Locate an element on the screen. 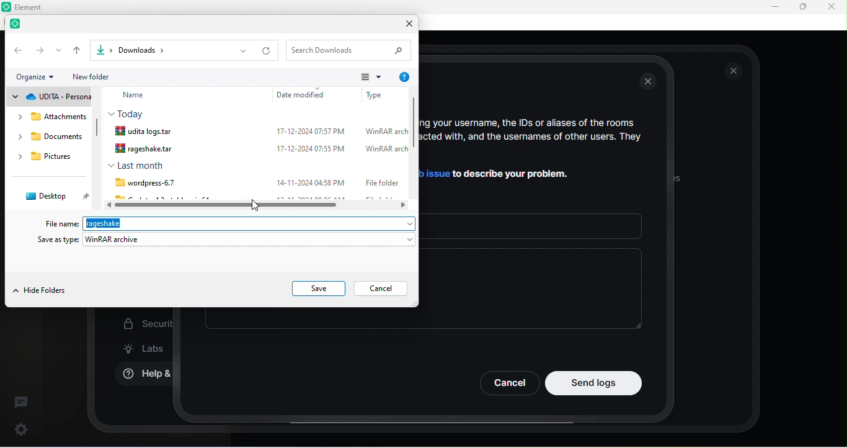  attachments is located at coordinates (45, 117).